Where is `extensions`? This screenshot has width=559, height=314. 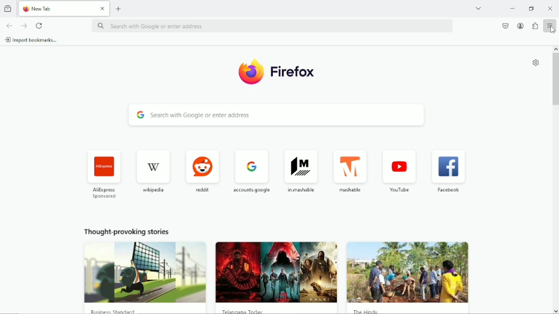 extensions is located at coordinates (535, 26).